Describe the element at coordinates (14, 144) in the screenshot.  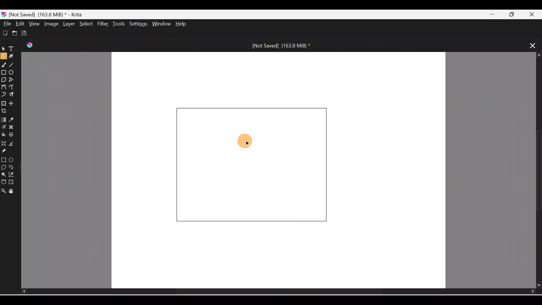
I see `Measure the distance between two points` at that location.